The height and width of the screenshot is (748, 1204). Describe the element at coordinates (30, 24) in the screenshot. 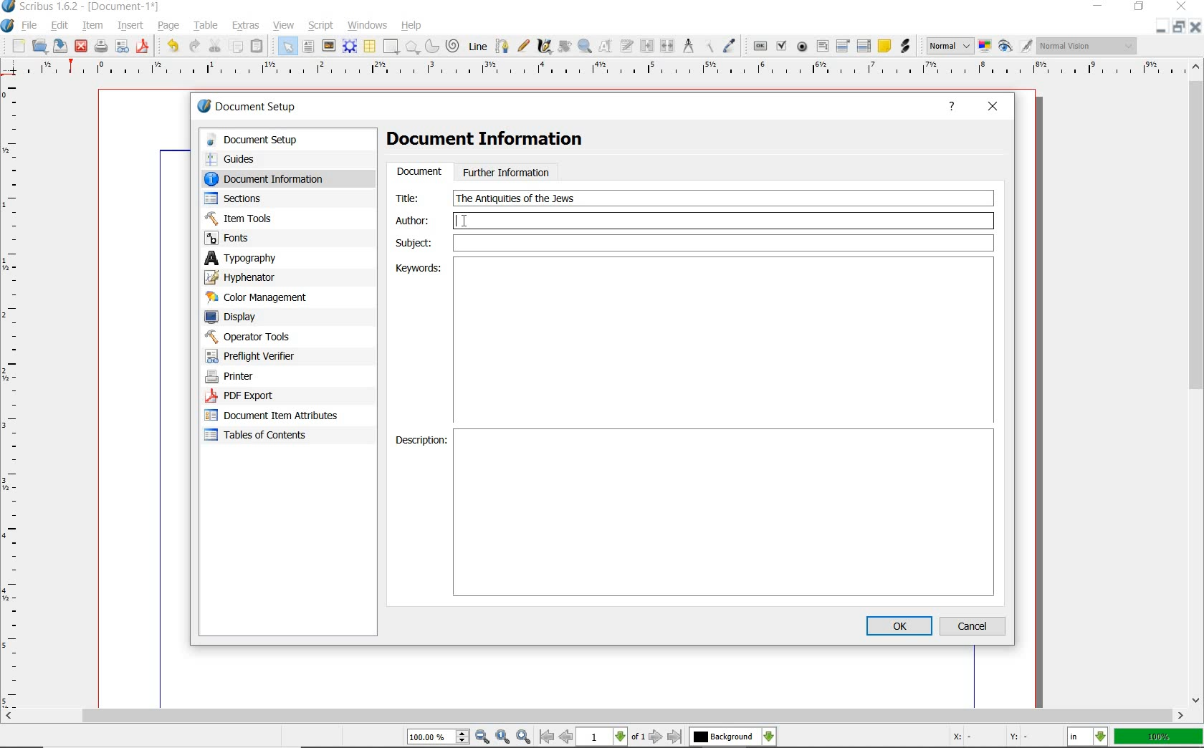

I see `file` at that location.